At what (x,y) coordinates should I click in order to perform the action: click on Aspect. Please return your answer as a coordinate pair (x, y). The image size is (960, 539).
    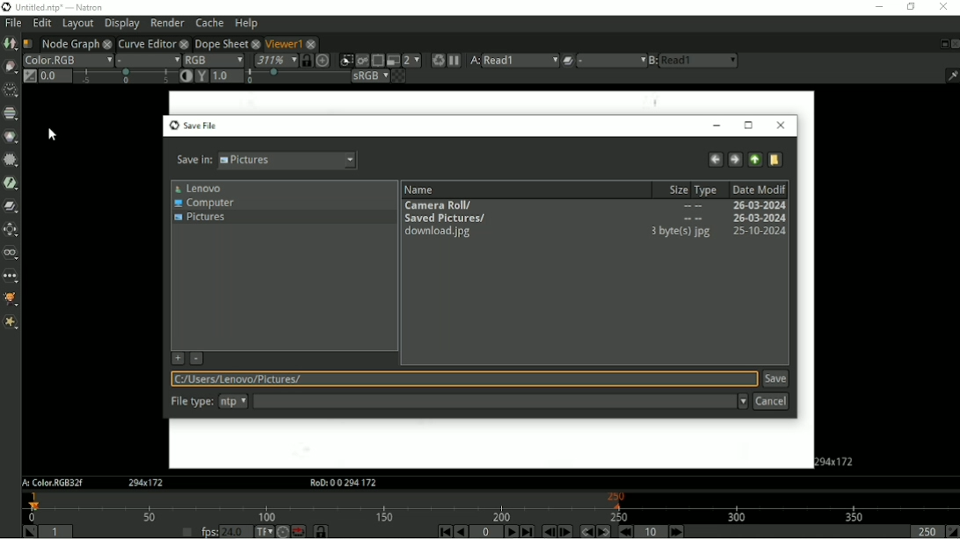
    Looking at the image, I should click on (146, 484).